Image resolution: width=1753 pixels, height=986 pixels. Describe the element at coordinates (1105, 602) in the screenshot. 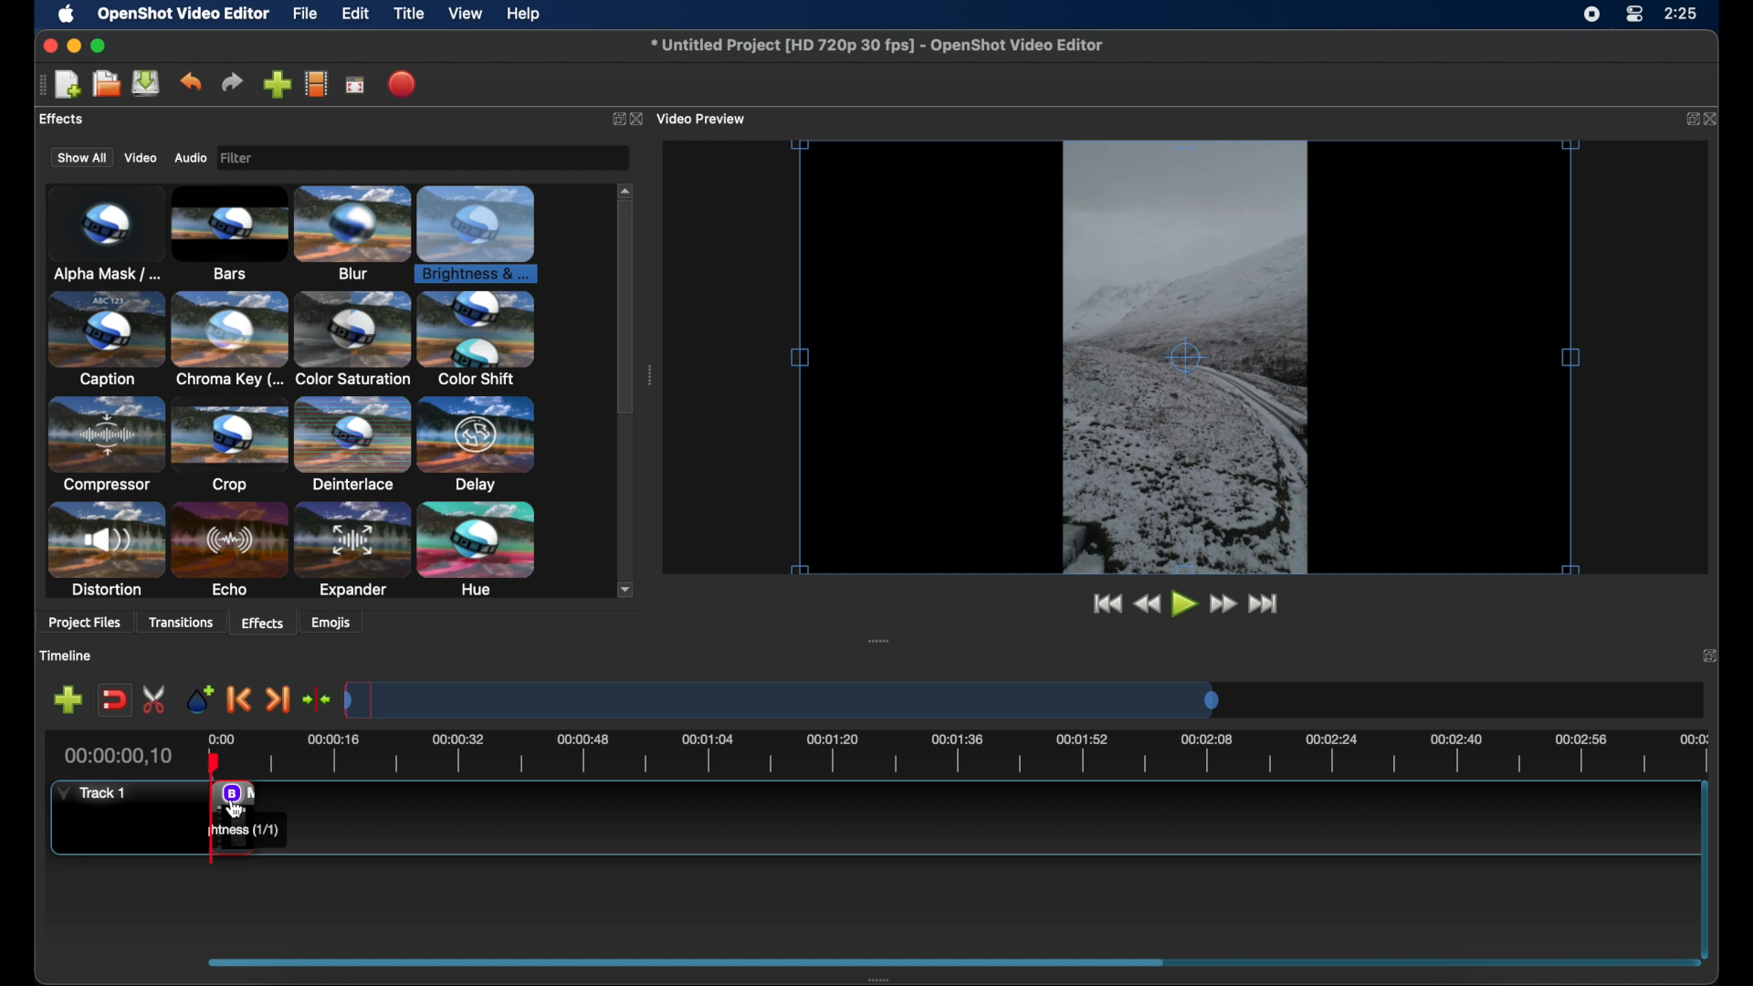

I see `jump to  start` at that location.